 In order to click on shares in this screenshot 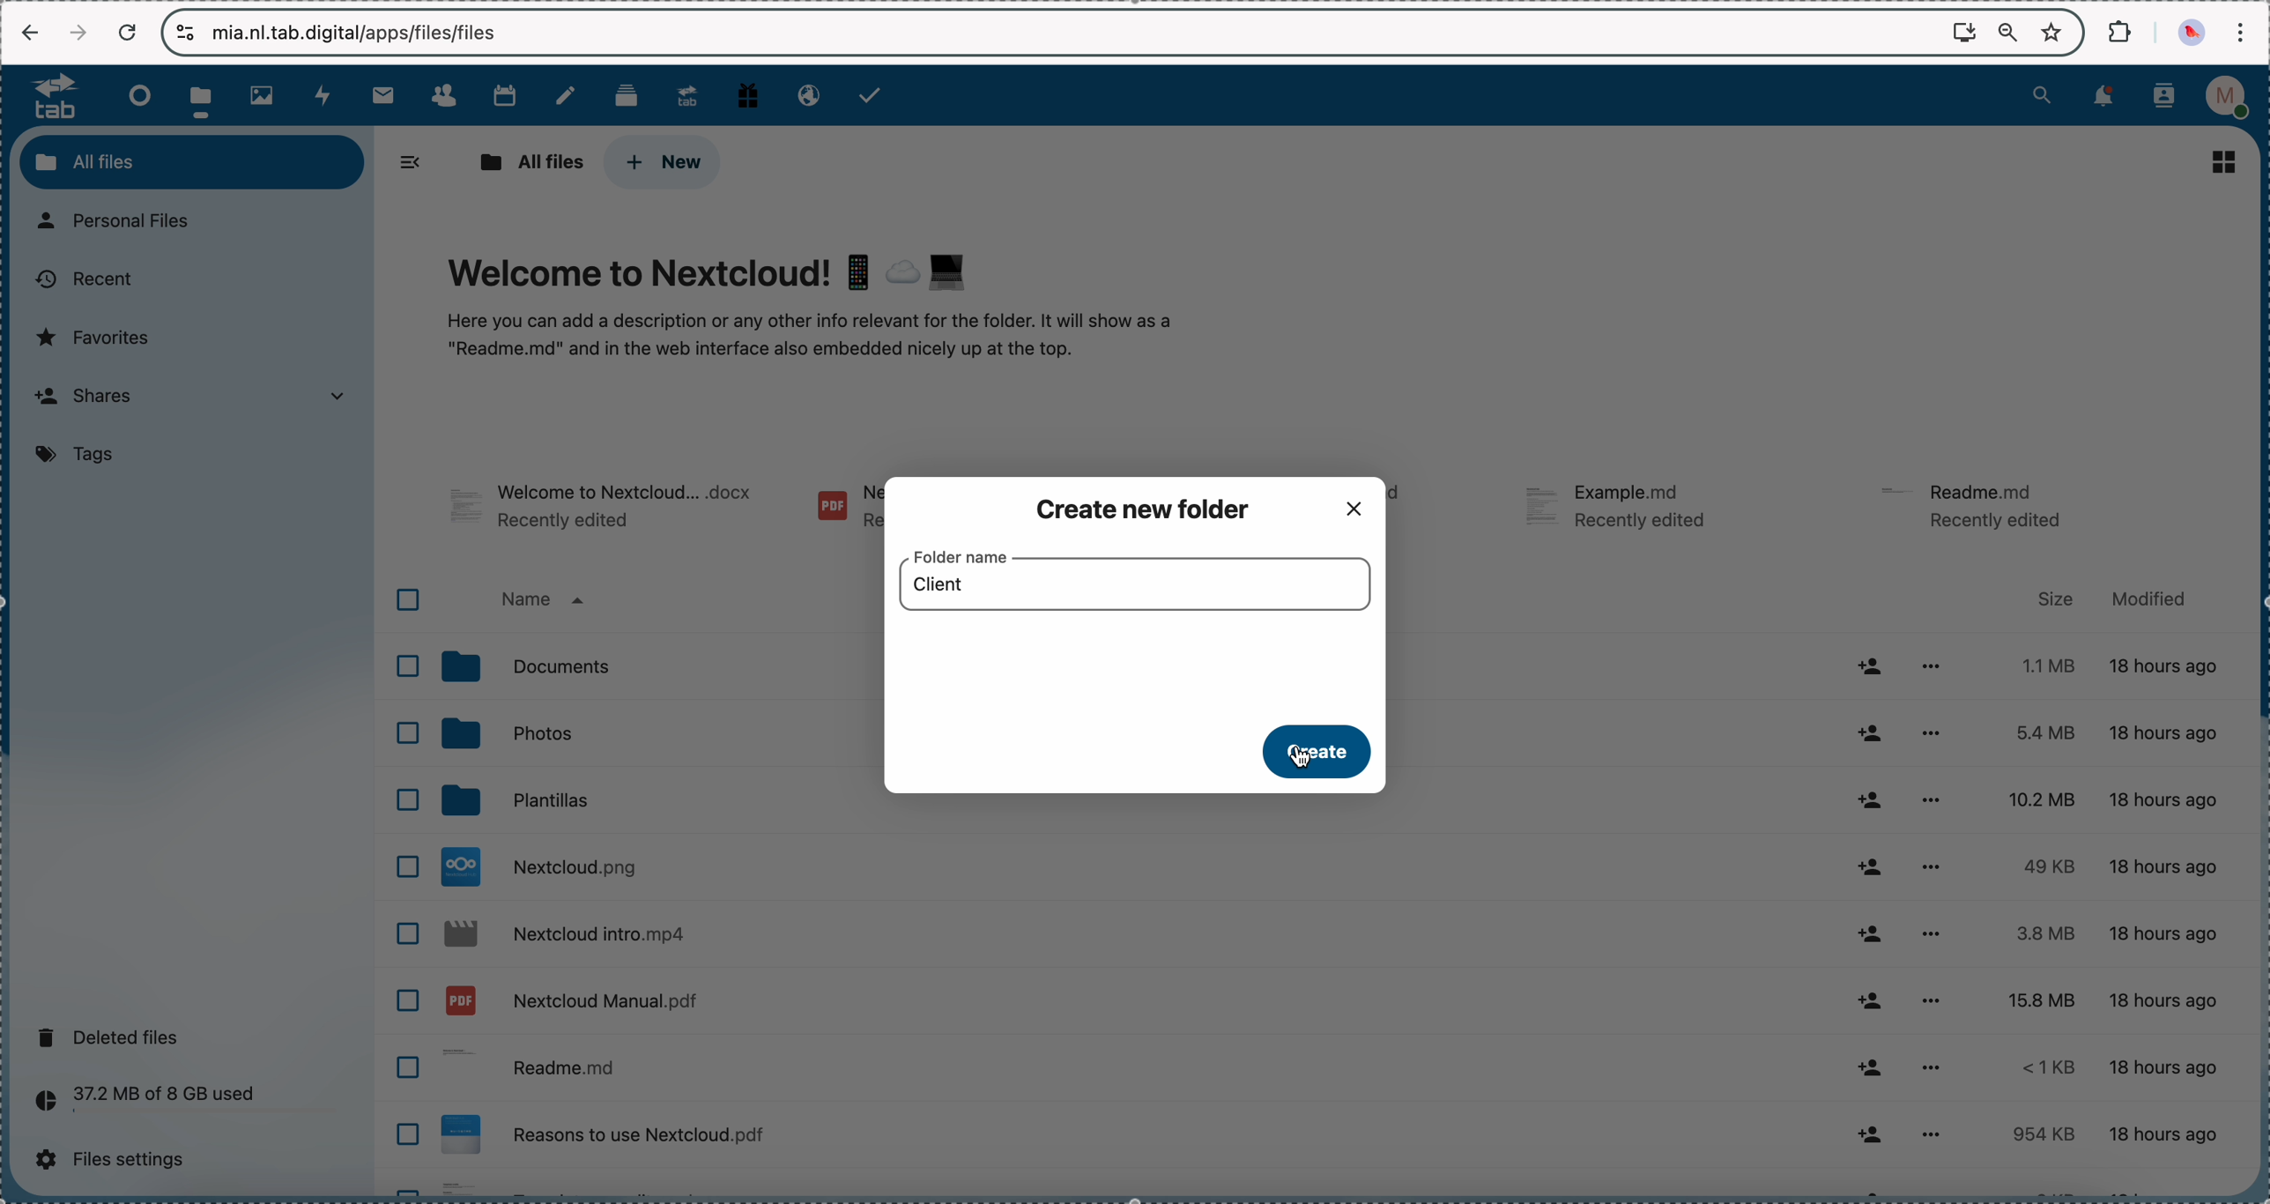, I will do `click(188, 399)`.